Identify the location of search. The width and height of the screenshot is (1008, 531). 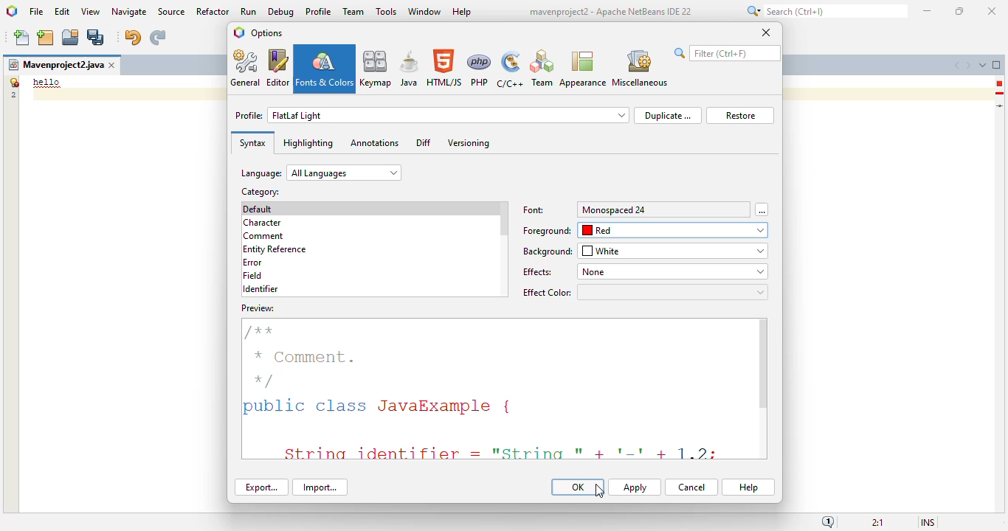
(727, 53).